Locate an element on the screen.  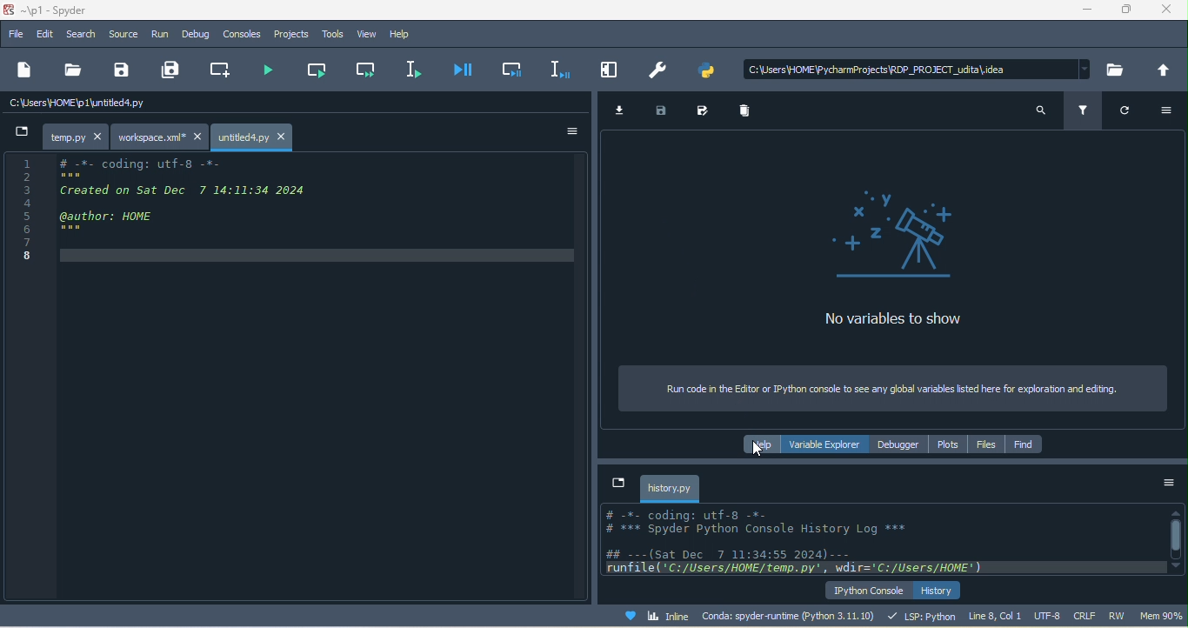
open is located at coordinates (70, 71).